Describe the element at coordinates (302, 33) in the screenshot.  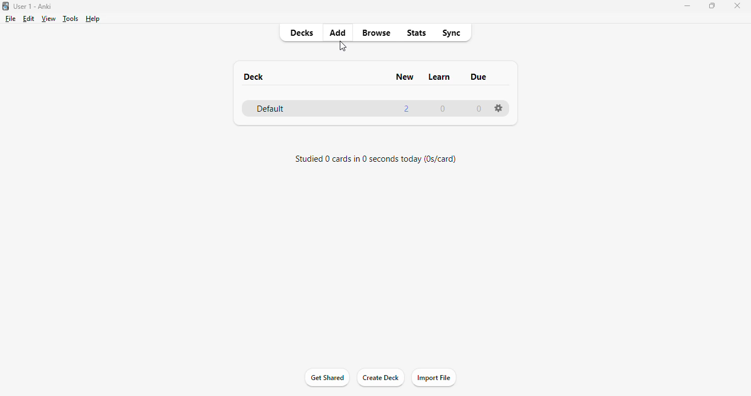
I see `decks` at that location.